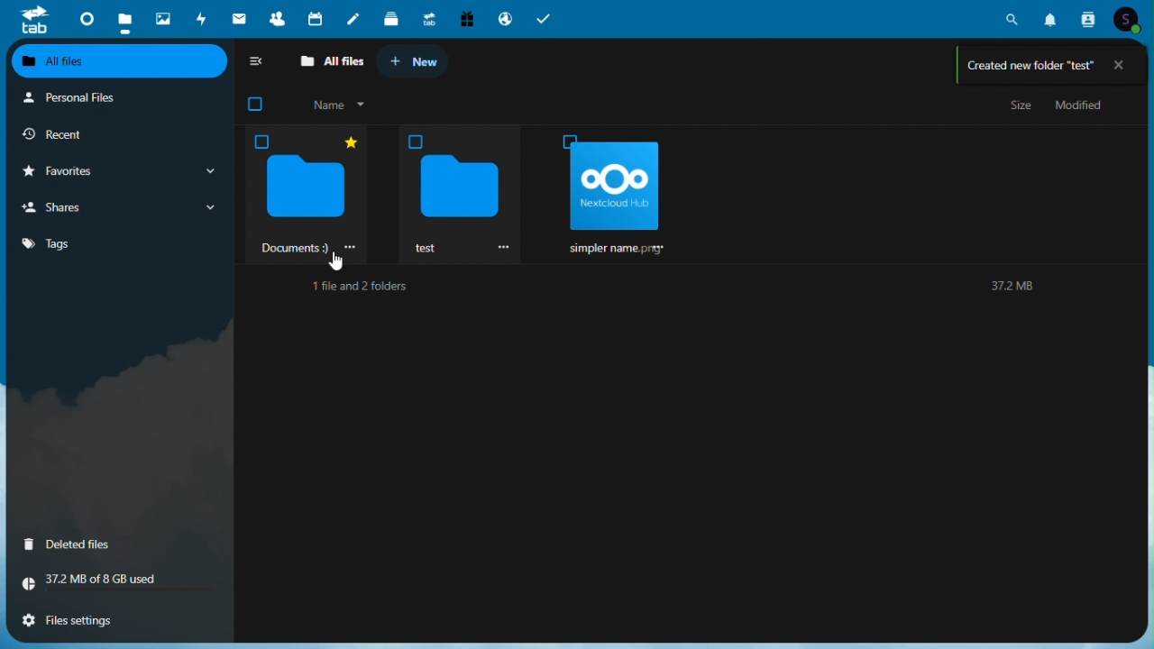 This screenshot has height=649, width=1154. I want to click on Email hosting, so click(506, 17).